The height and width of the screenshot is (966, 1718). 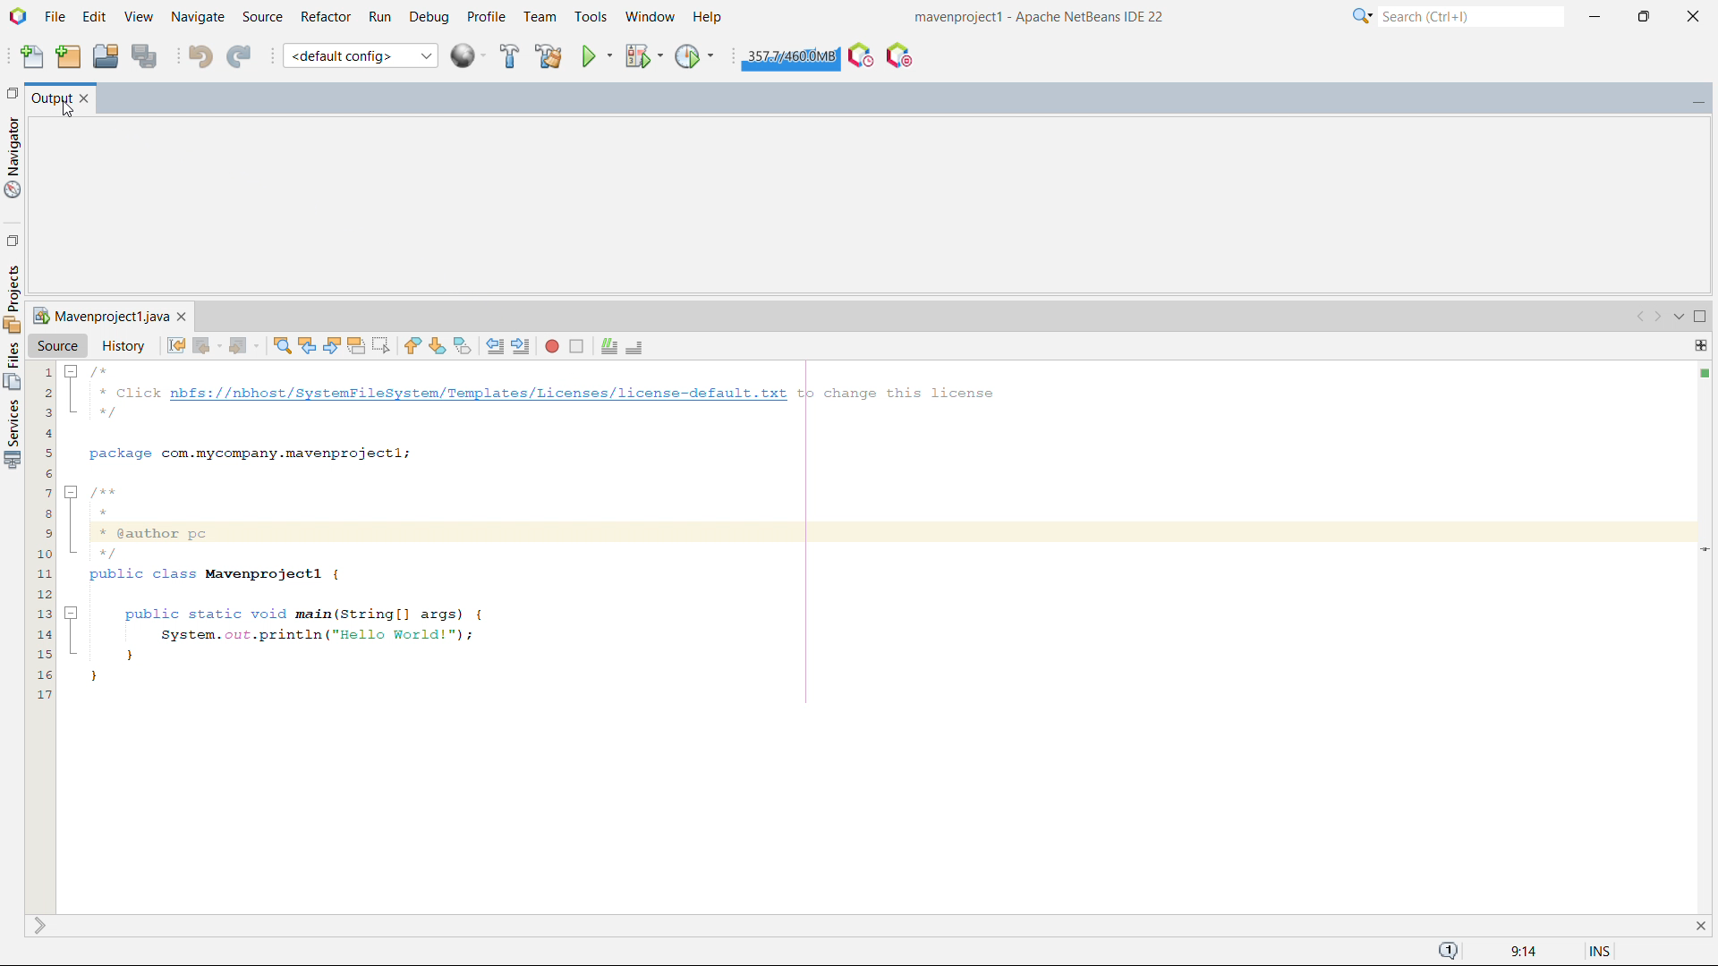 I want to click on back, so click(x=207, y=345).